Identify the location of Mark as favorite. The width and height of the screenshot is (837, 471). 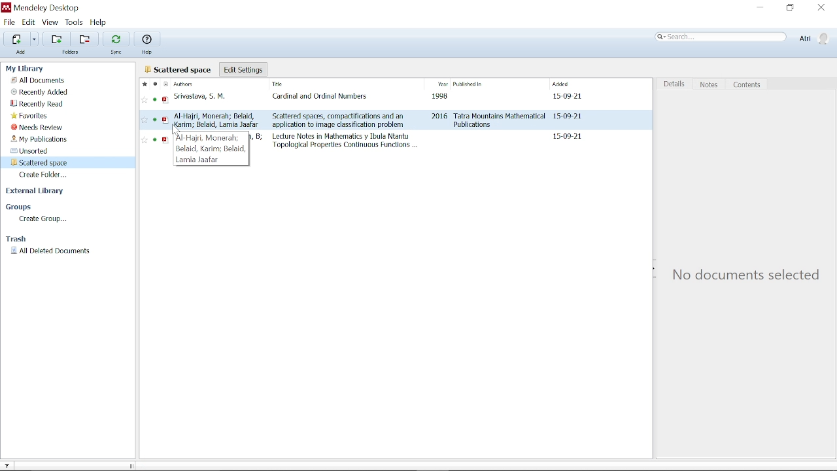
(143, 84).